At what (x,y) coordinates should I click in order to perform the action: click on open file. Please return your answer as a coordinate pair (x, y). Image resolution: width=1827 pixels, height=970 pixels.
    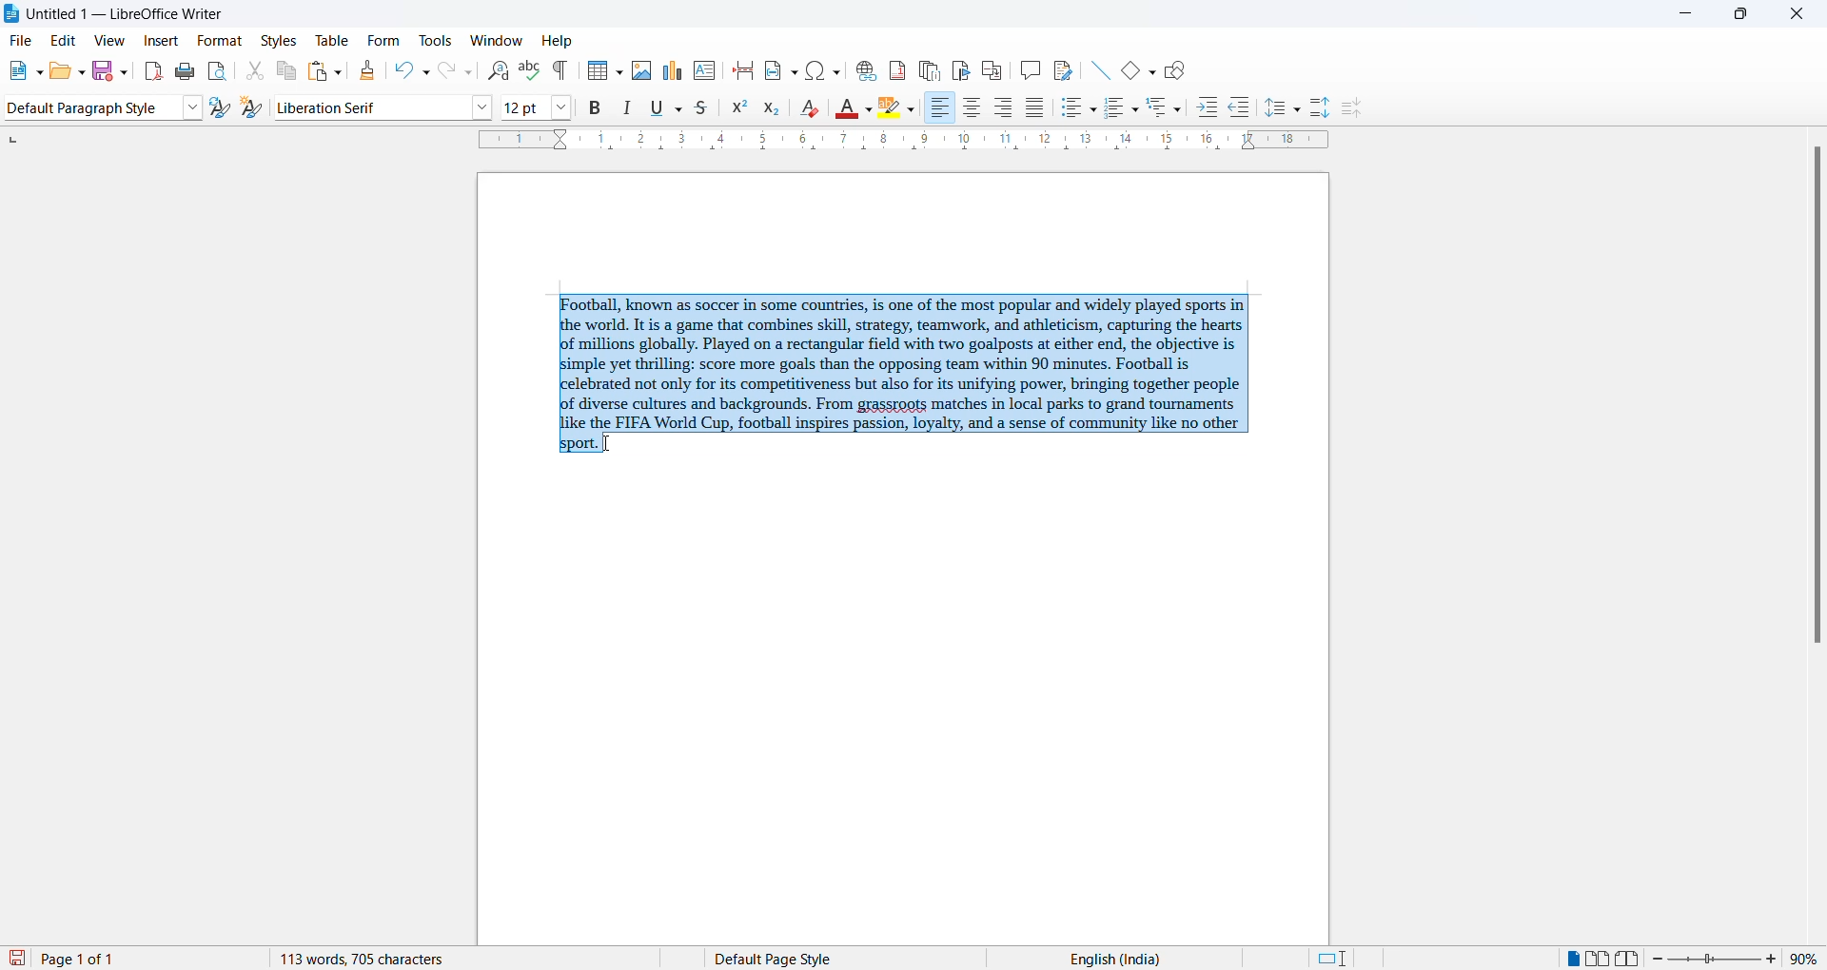
    Looking at the image, I should click on (55, 72).